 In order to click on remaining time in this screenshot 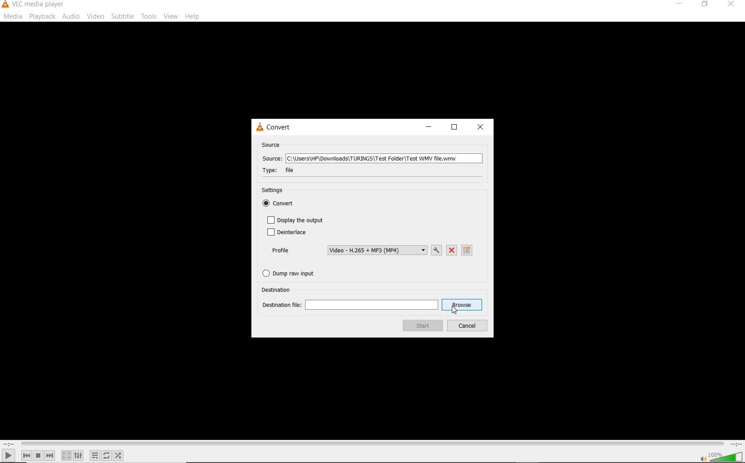, I will do `click(735, 444)`.